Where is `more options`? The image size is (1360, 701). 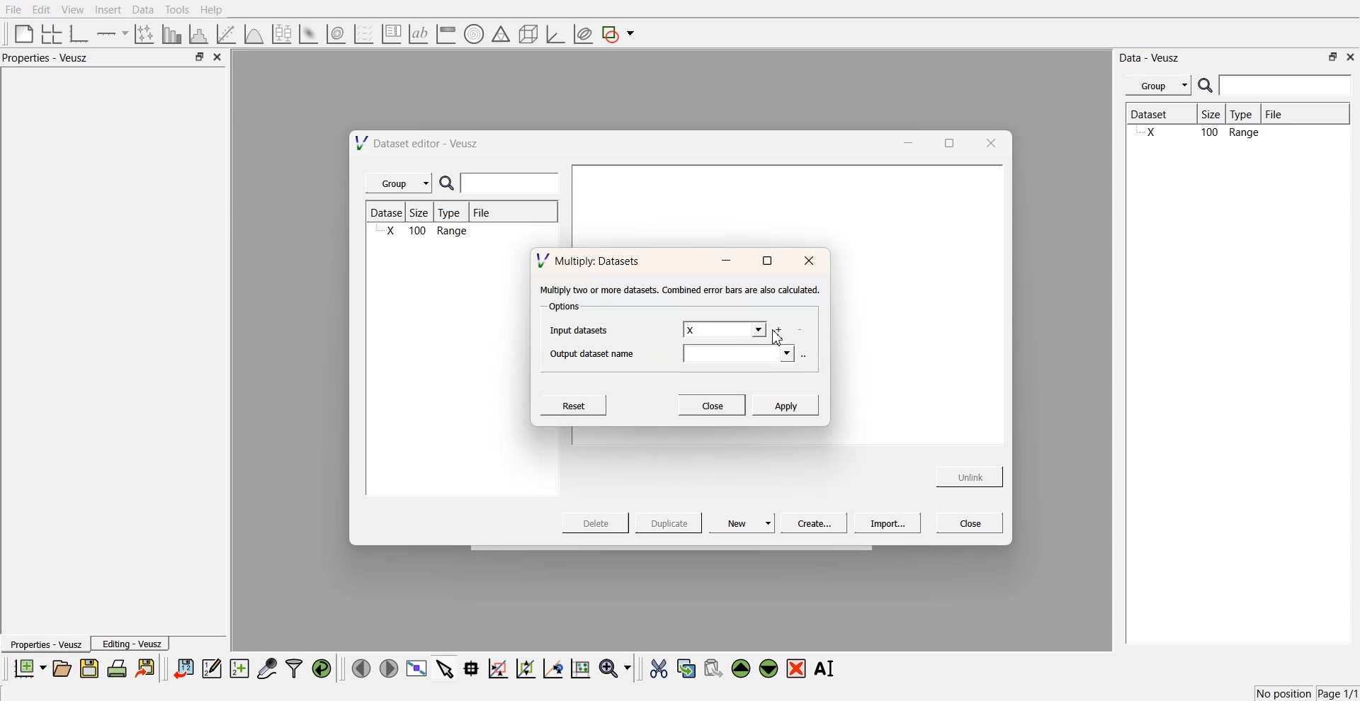 more options is located at coordinates (804, 355).